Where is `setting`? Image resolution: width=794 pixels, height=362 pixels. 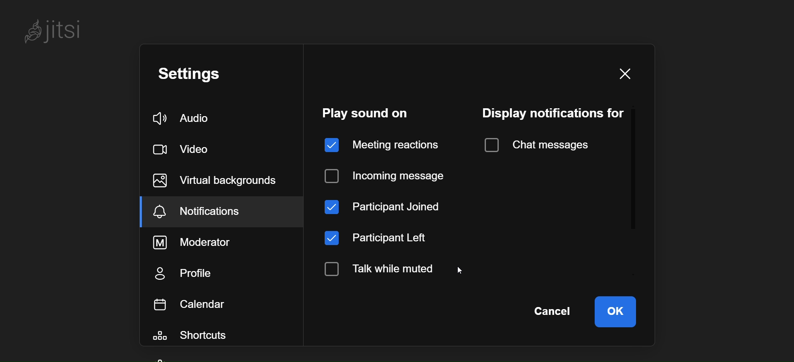 setting is located at coordinates (194, 76).